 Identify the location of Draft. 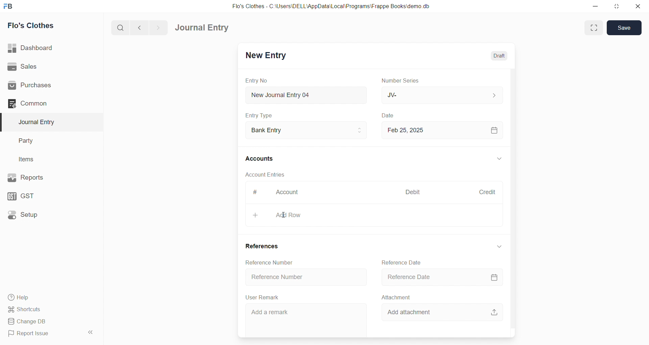
(500, 56).